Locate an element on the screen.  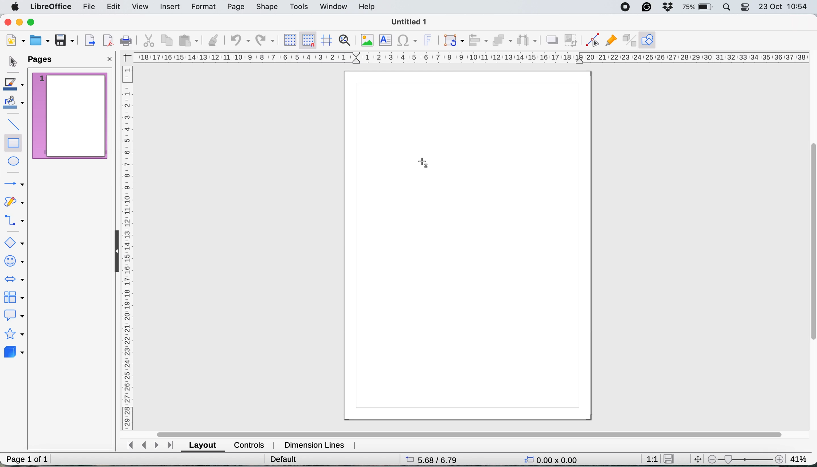
format is located at coordinates (203, 6).